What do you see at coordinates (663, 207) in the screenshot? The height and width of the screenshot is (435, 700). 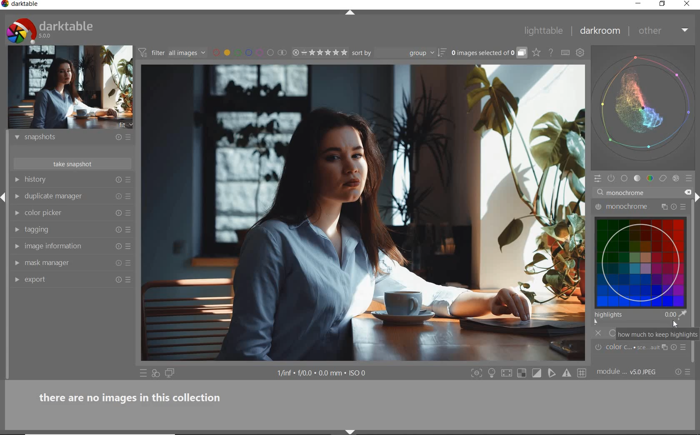 I see `multiple instance actions` at bounding box center [663, 207].